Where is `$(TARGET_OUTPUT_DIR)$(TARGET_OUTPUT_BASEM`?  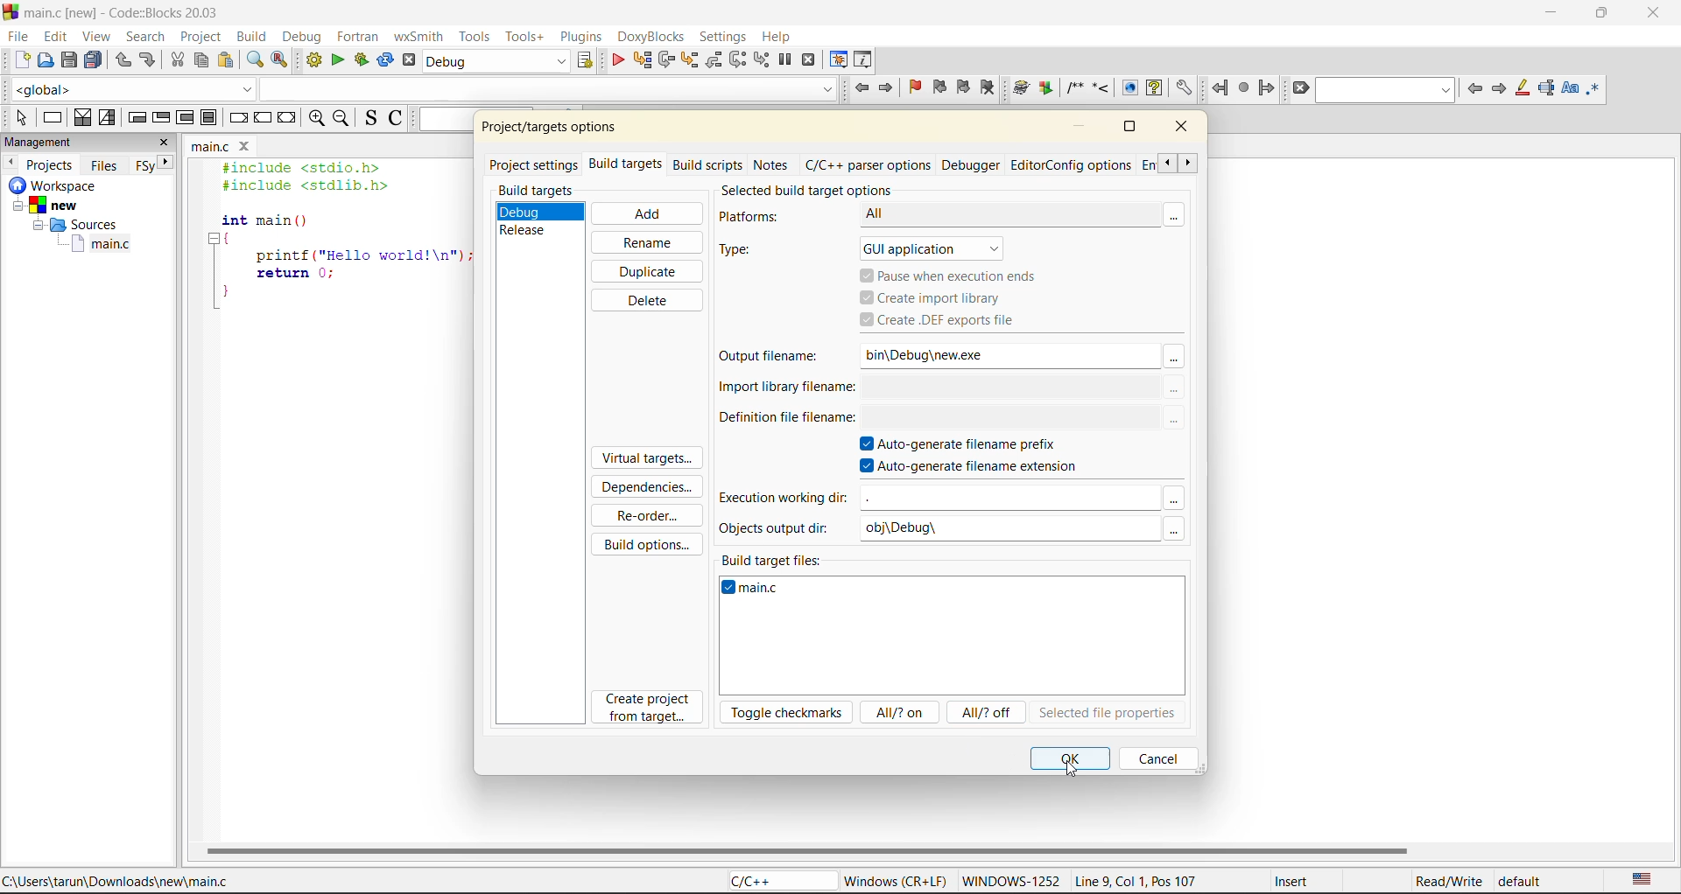
$(TARGET_OUTPUT_DIR)$(TARGET_OUTPUT_BASEM is located at coordinates (1023, 384).